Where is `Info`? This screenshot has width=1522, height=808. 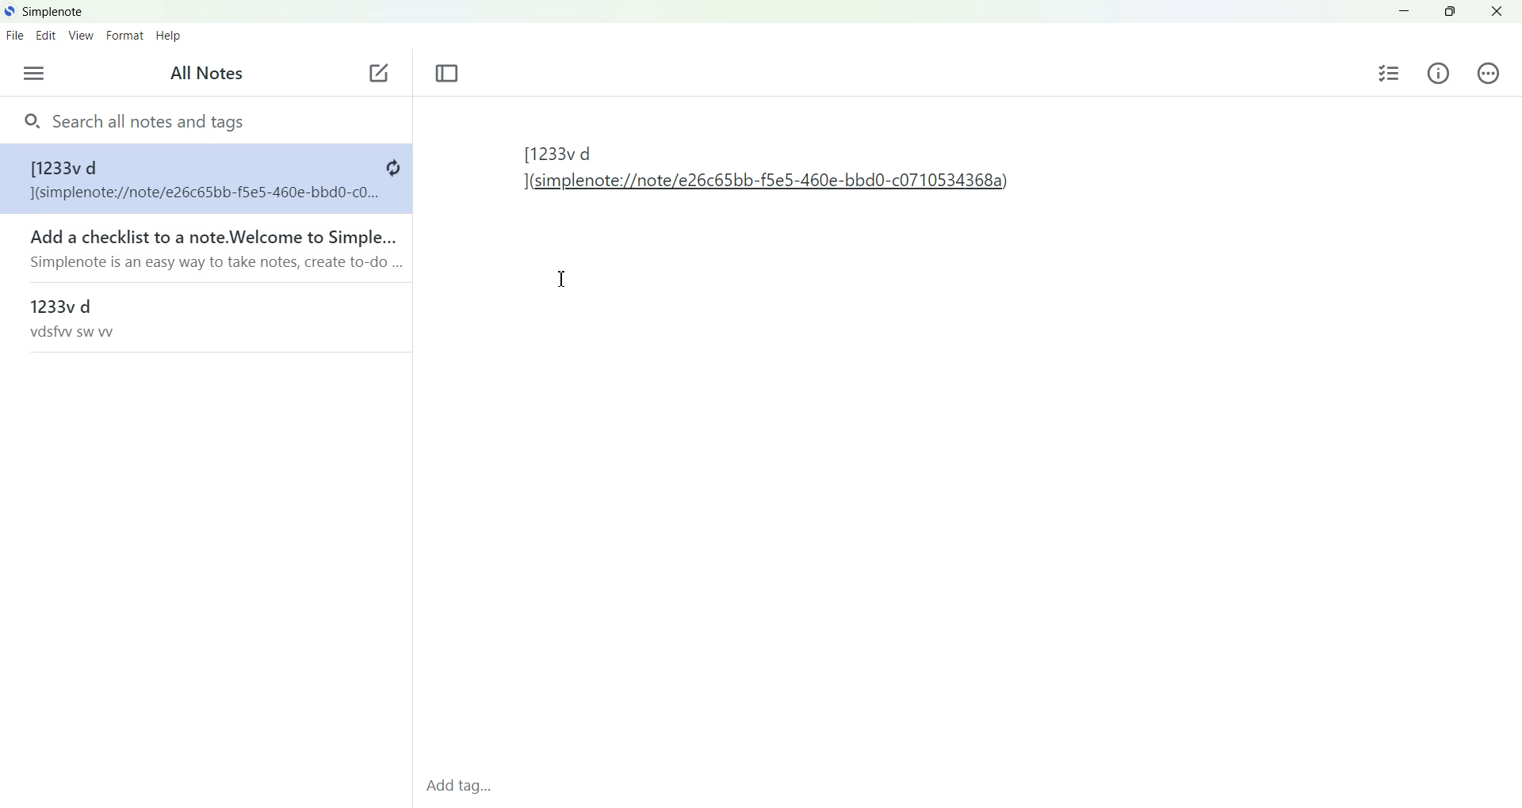
Info is located at coordinates (1439, 73).